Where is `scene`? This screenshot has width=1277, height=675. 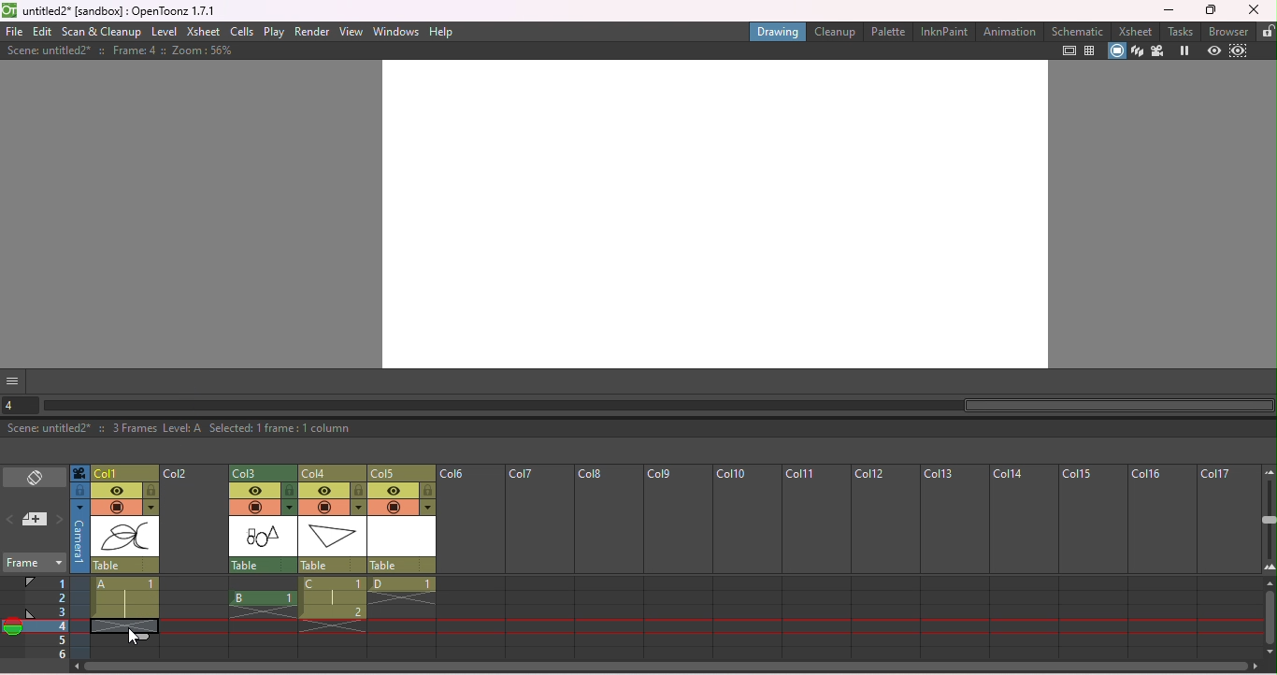
scene is located at coordinates (263, 537).